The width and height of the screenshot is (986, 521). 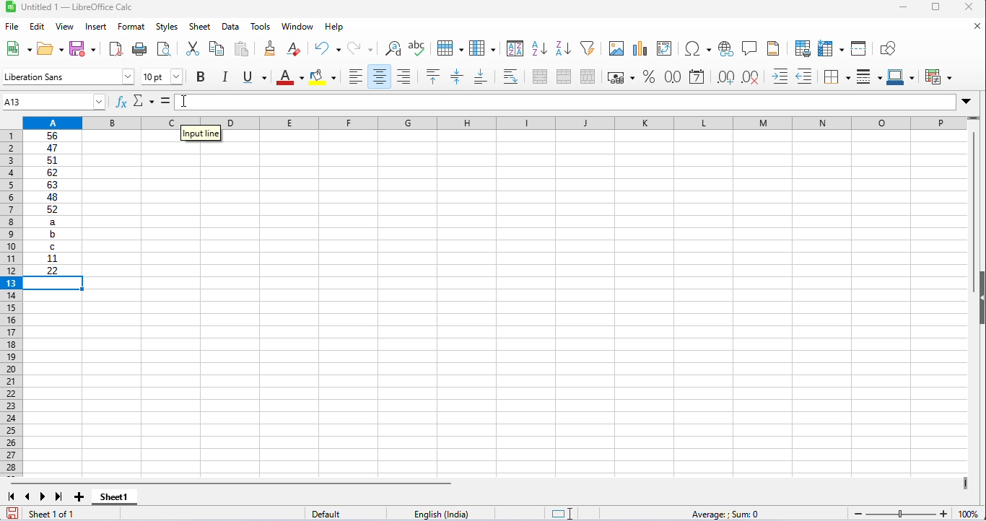 What do you see at coordinates (830, 48) in the screenshot?
I see `freeze rows and columns` at bounding box center [830, 48].